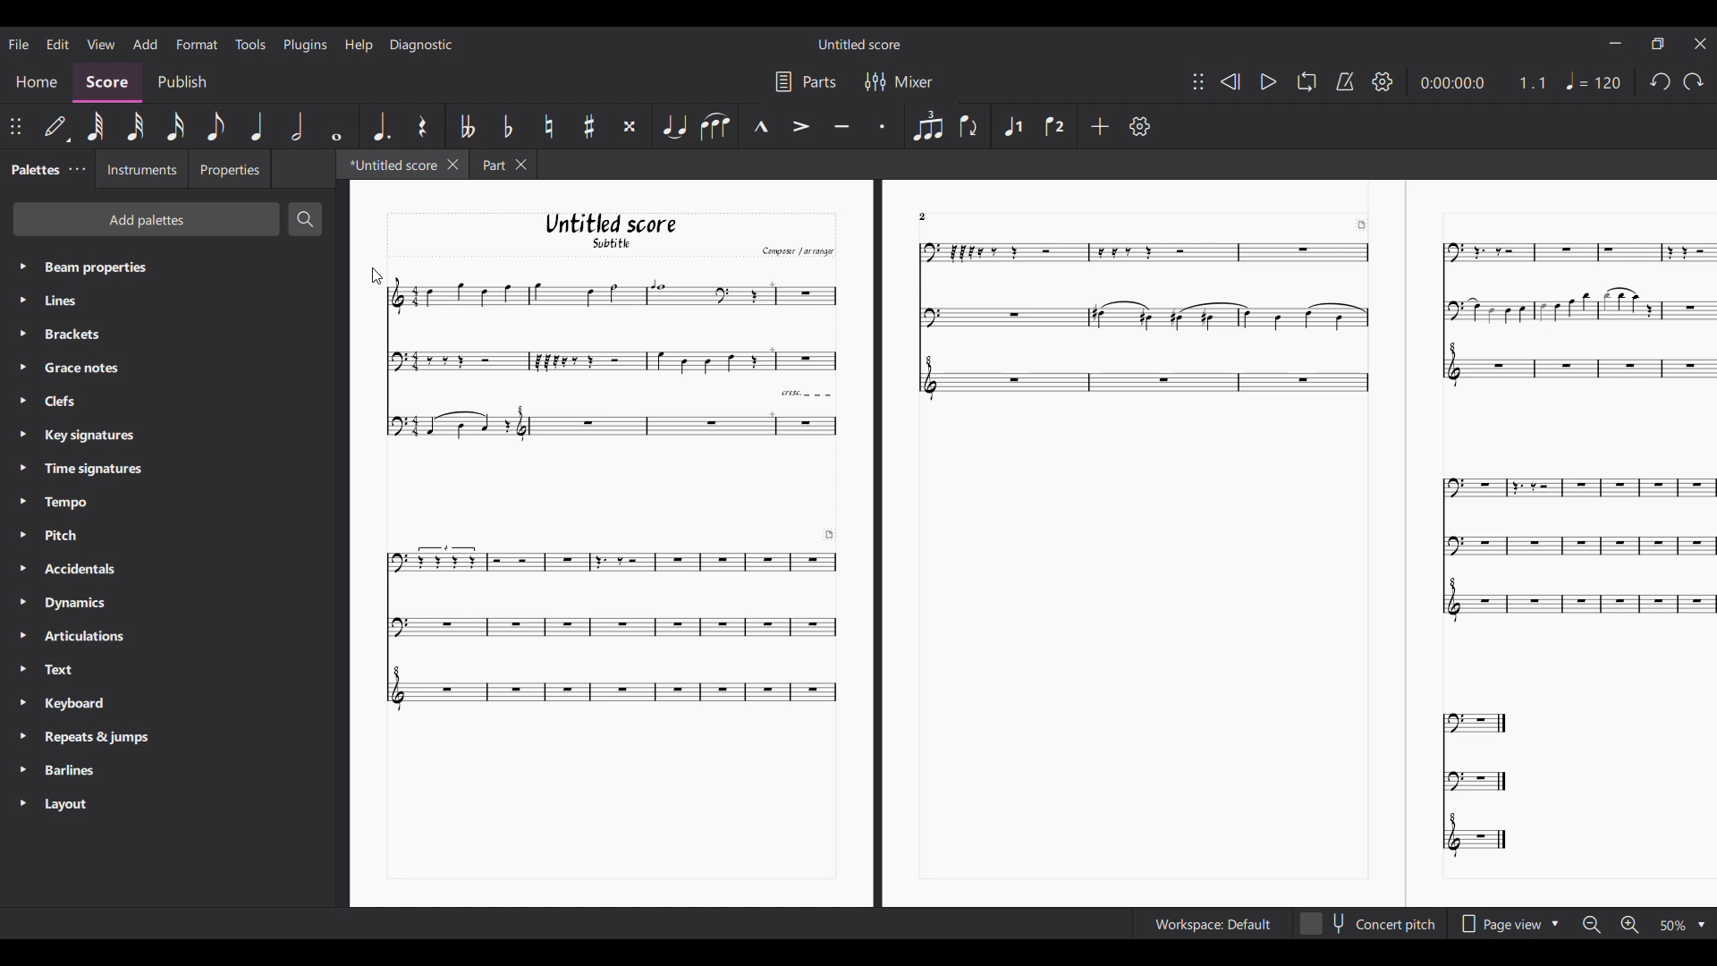 This screenshot has width=1717, height=966. Describe the element at coordinates (216, 126) in the screenshot. I see `8th note` at that location.